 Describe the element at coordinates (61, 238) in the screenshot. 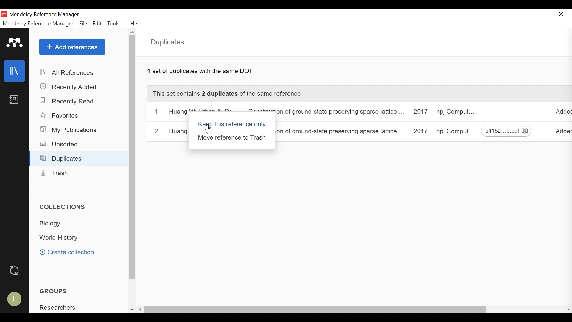

I see `Collection` at that location.